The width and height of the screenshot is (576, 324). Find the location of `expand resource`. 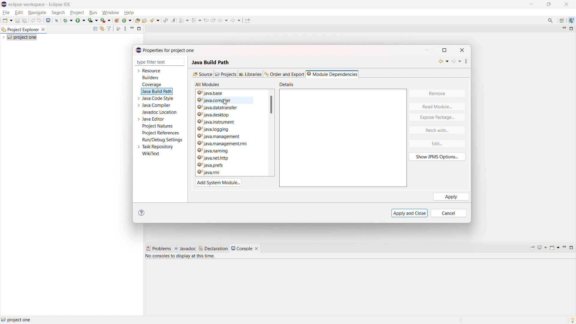

expand resource is located at coordinates (138, 71).